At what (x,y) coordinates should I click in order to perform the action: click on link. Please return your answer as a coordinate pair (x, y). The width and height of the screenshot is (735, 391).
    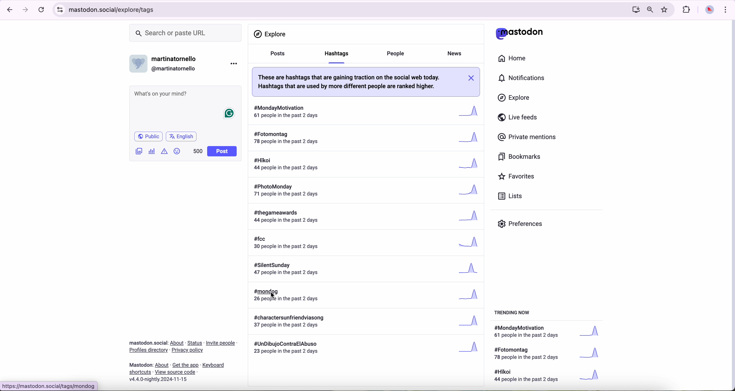
    Looking at the image, I should click on (185, 366).